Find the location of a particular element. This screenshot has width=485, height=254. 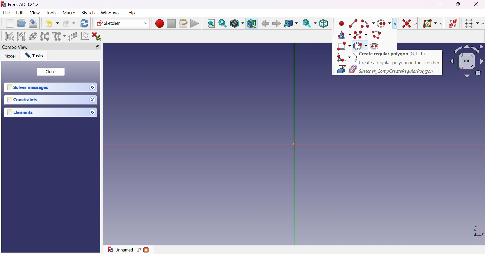

Macro recording... is located at coordinates (159, 23).